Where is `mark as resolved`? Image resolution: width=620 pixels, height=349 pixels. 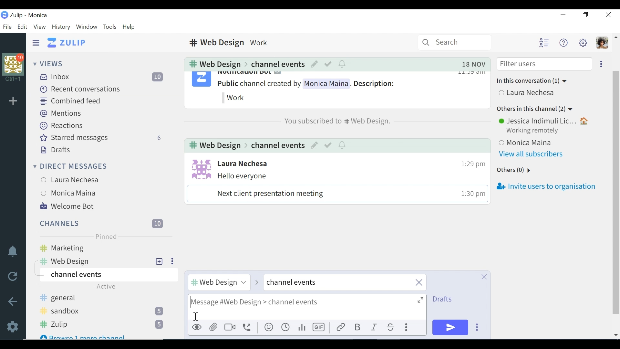 mark as resolved is located at coordinates (328, 146).